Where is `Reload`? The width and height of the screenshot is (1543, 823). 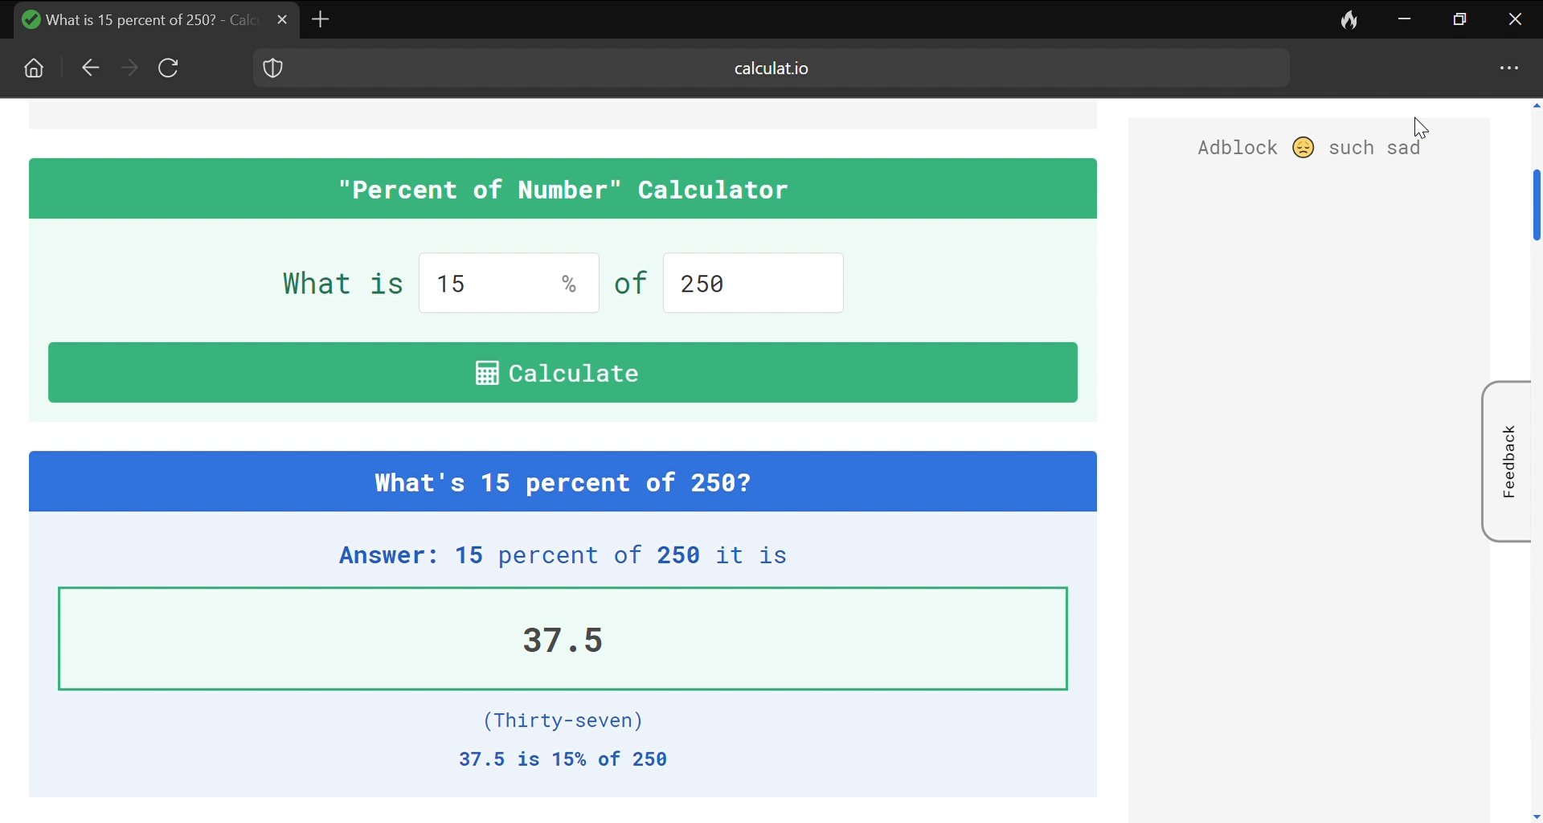
Reload is located at coordinates (170, 67).